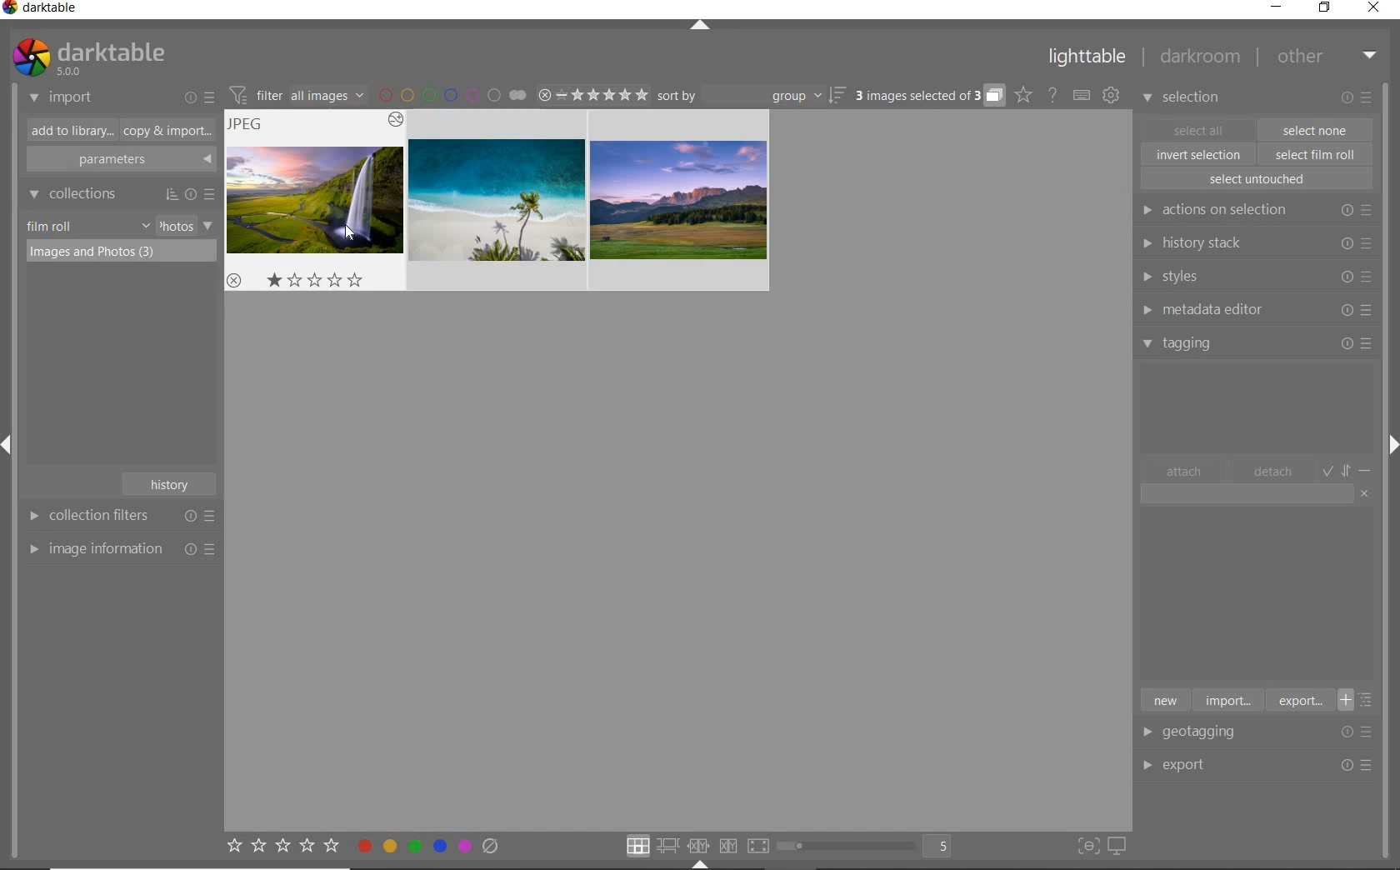 Image resolution: width=1400 pixels, height=870 pixels. What do you see at coordinates (928, 97) in the screenshot?
I see `expand grouped images` at bounding box center [928, 97].